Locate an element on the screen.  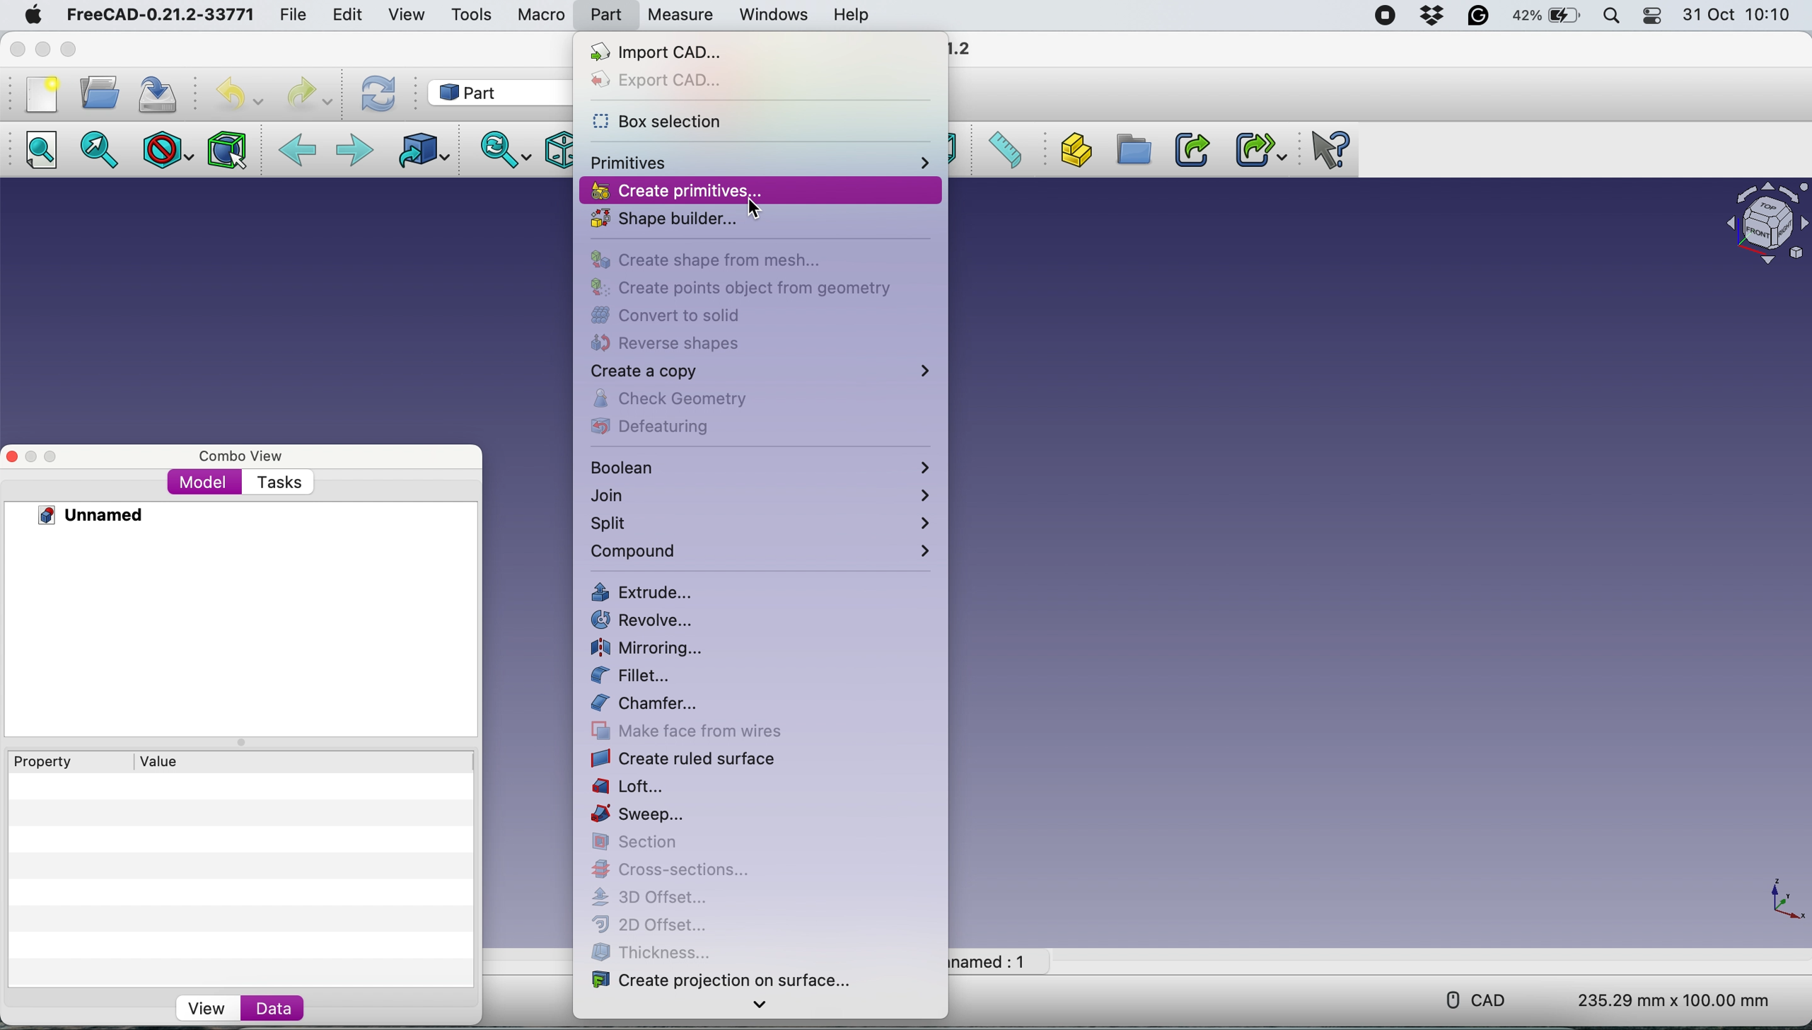
Spotlight Search is located at coordinates (1611, 15).